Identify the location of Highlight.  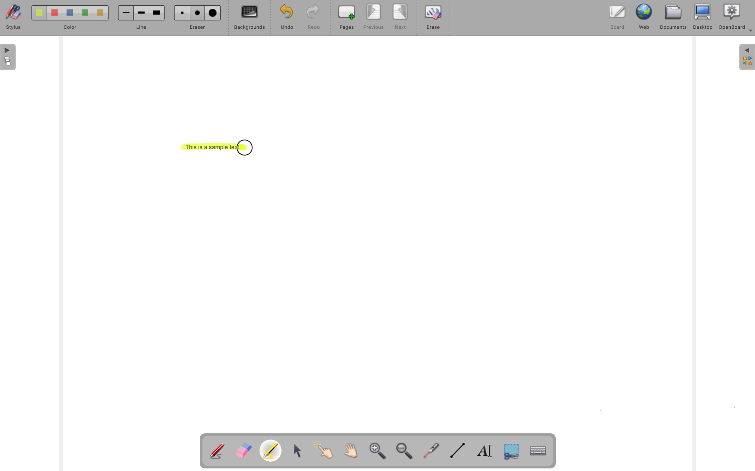
(273, 450).